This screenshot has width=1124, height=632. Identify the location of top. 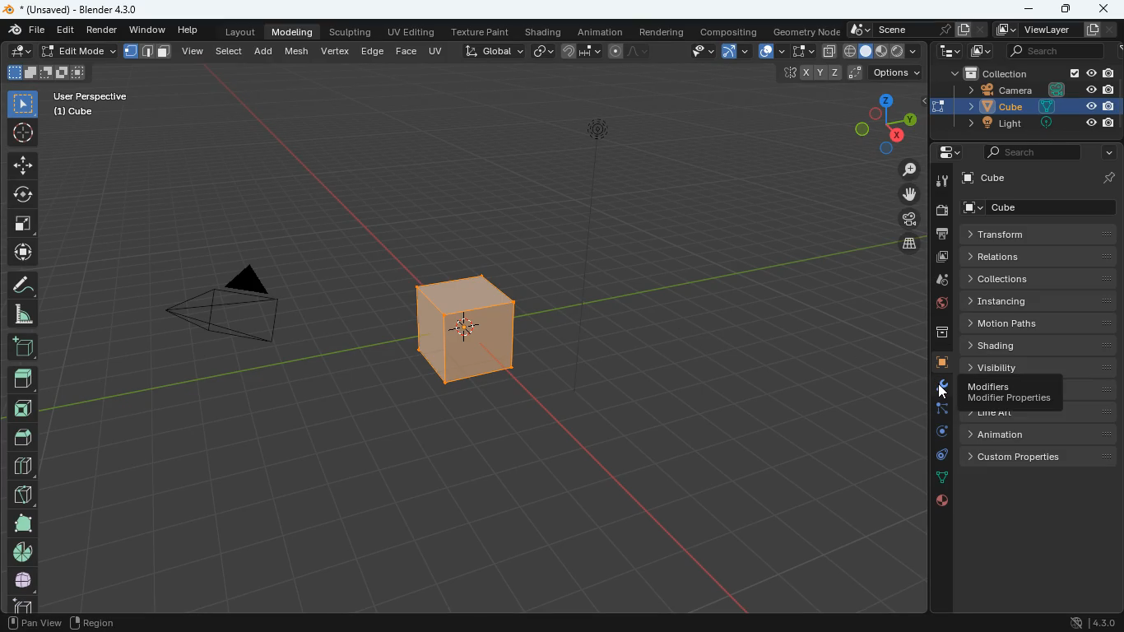
(24, 435).